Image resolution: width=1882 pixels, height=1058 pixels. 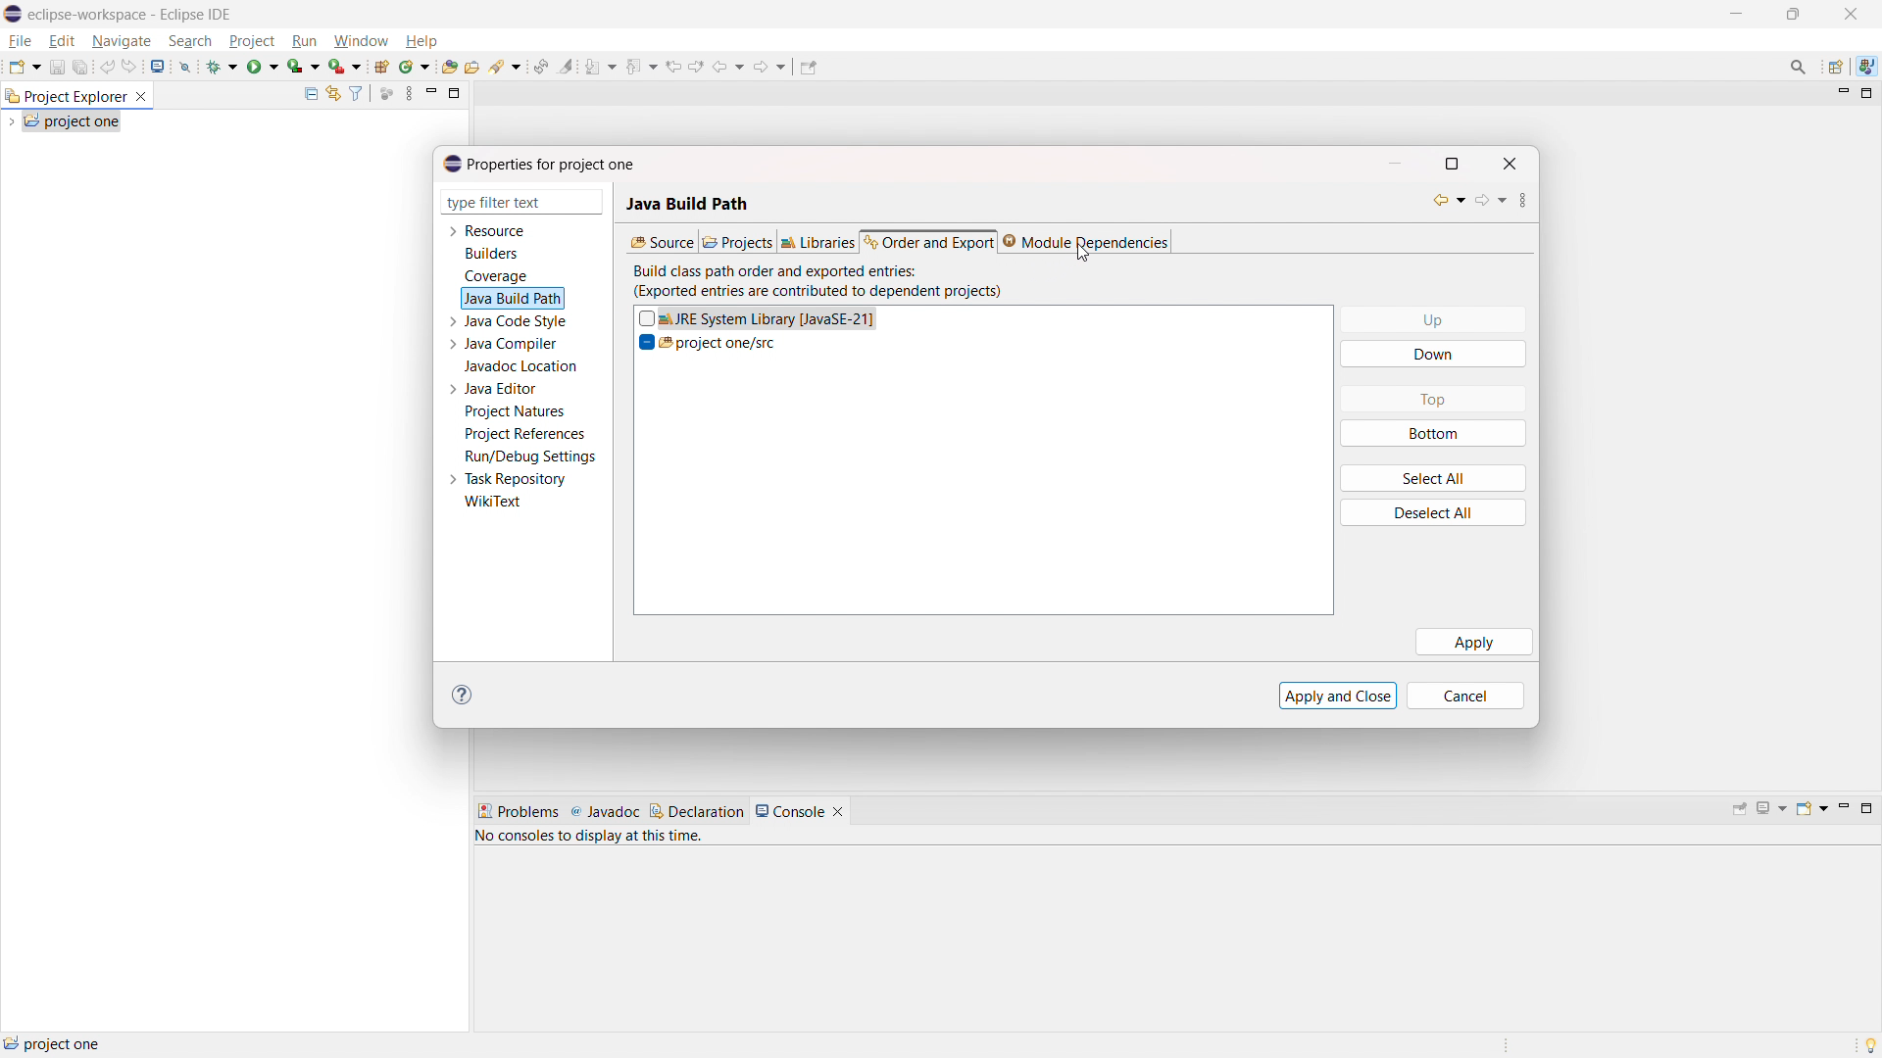 I want to click on javadoc, so click(x=605, y=812).